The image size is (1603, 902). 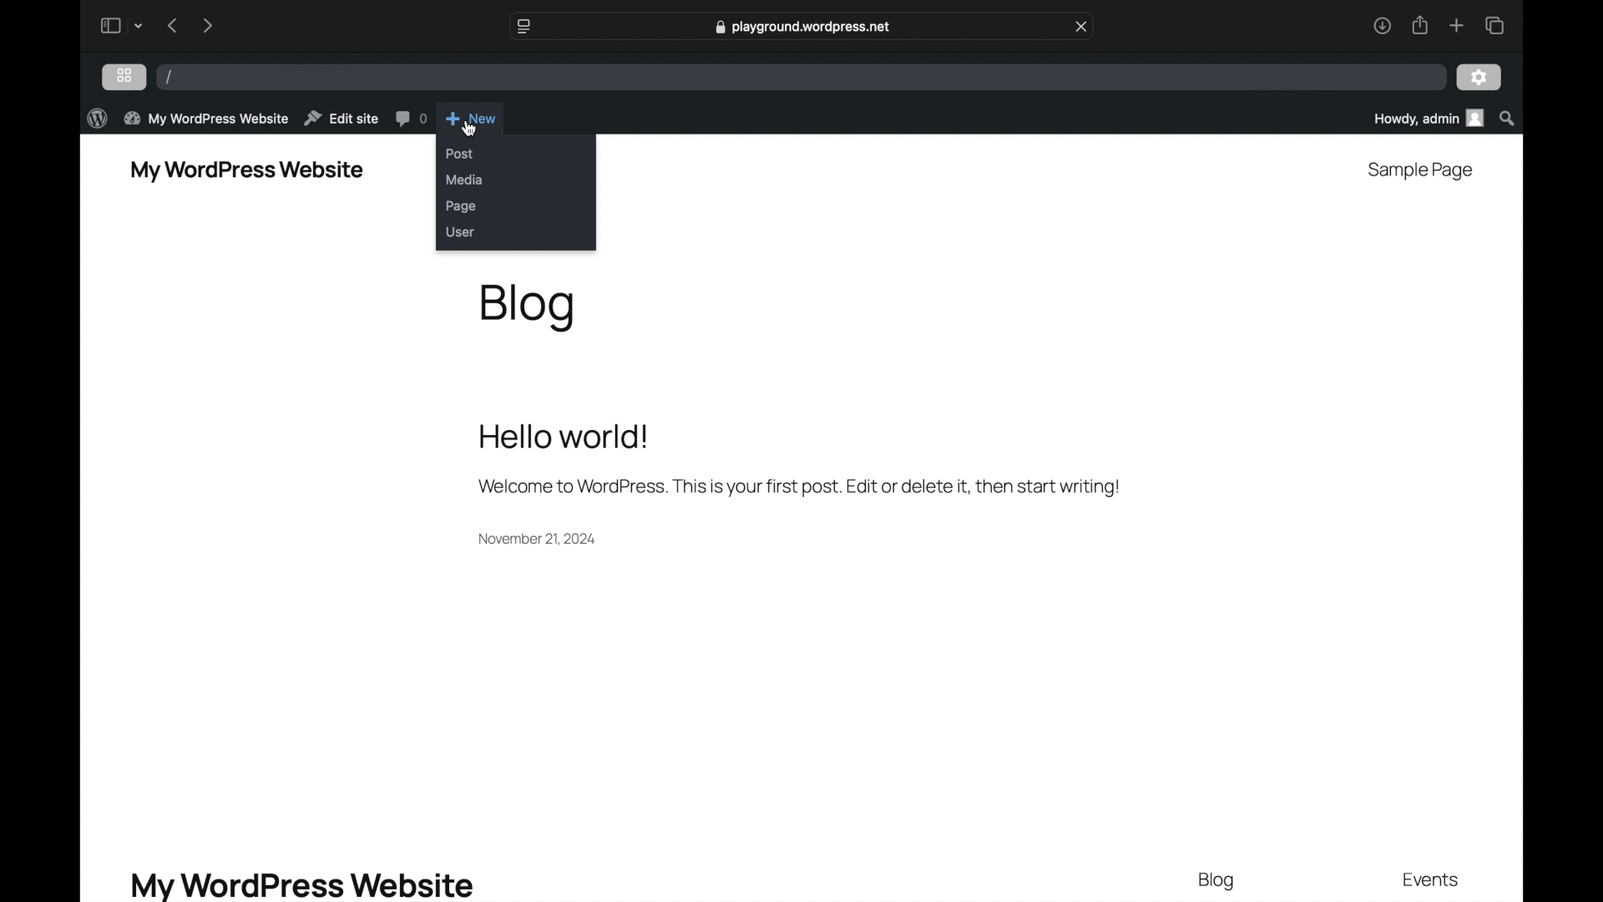 I want to click on my wordpress website, so click(x=246, y=170).